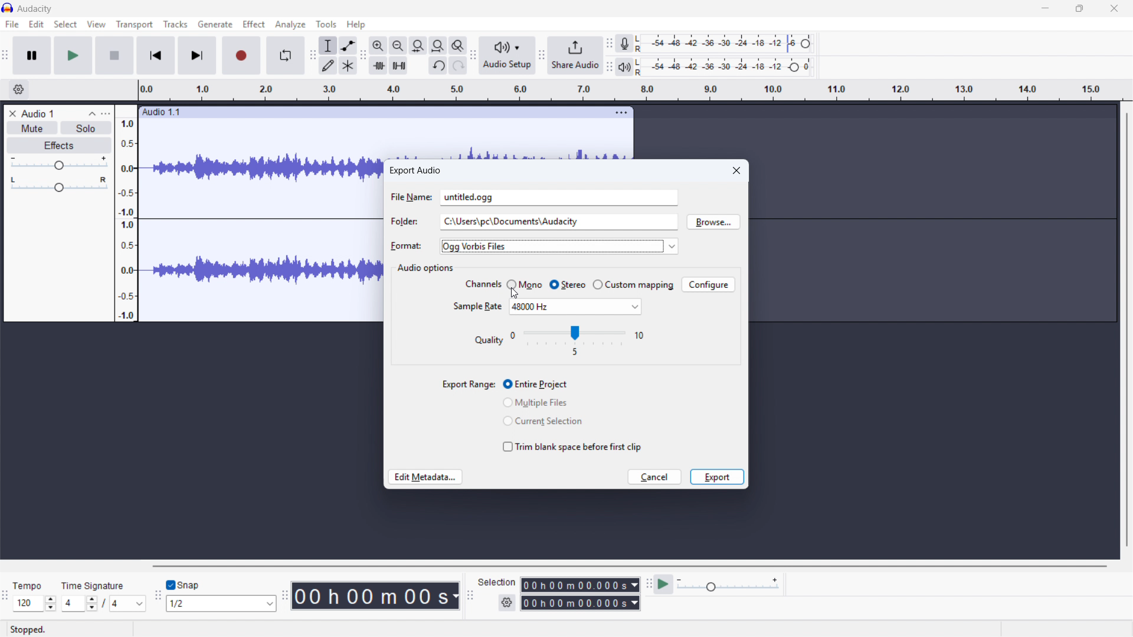  Describe the element at coordinates (58, 164) in the screenshot. I see `gain ` at that location.